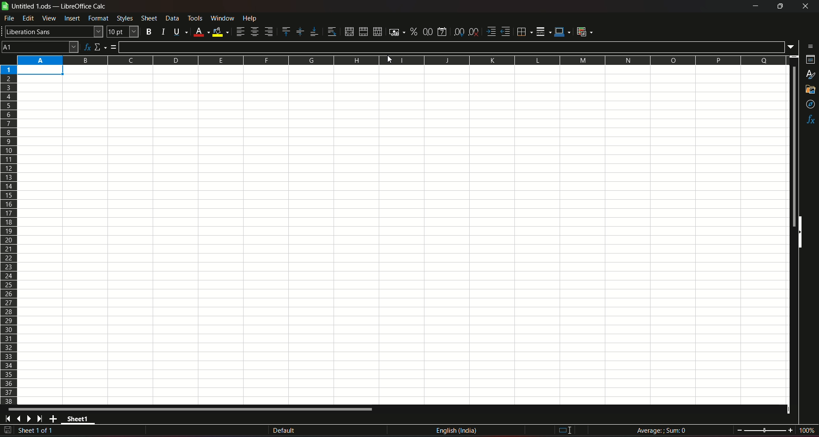  Describe the element at coordinates (330, 31) in the screenshot. I see `wrap text` at that location.